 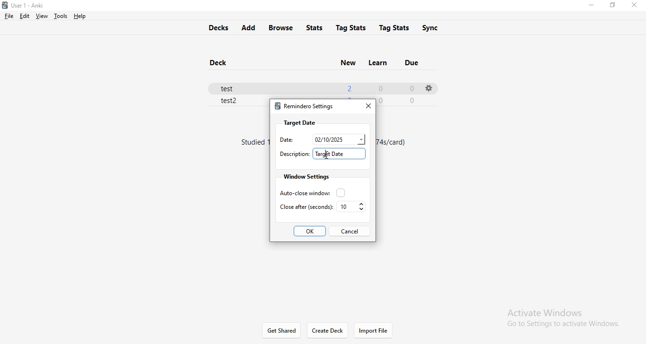 I want to click on stats, so click(x=316, y=26).